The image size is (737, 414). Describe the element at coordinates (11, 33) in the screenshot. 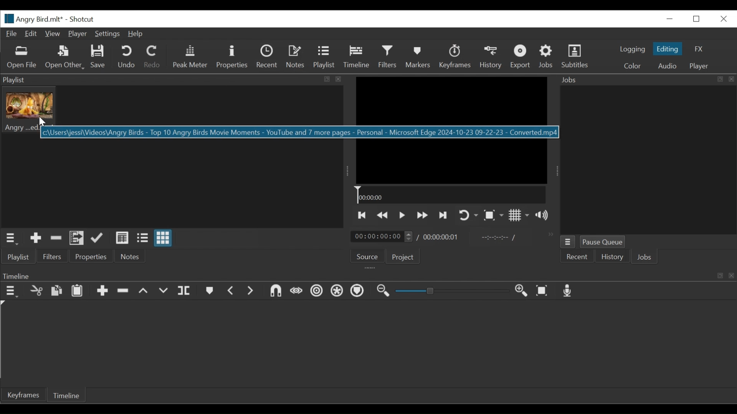

I see `File` at that location.